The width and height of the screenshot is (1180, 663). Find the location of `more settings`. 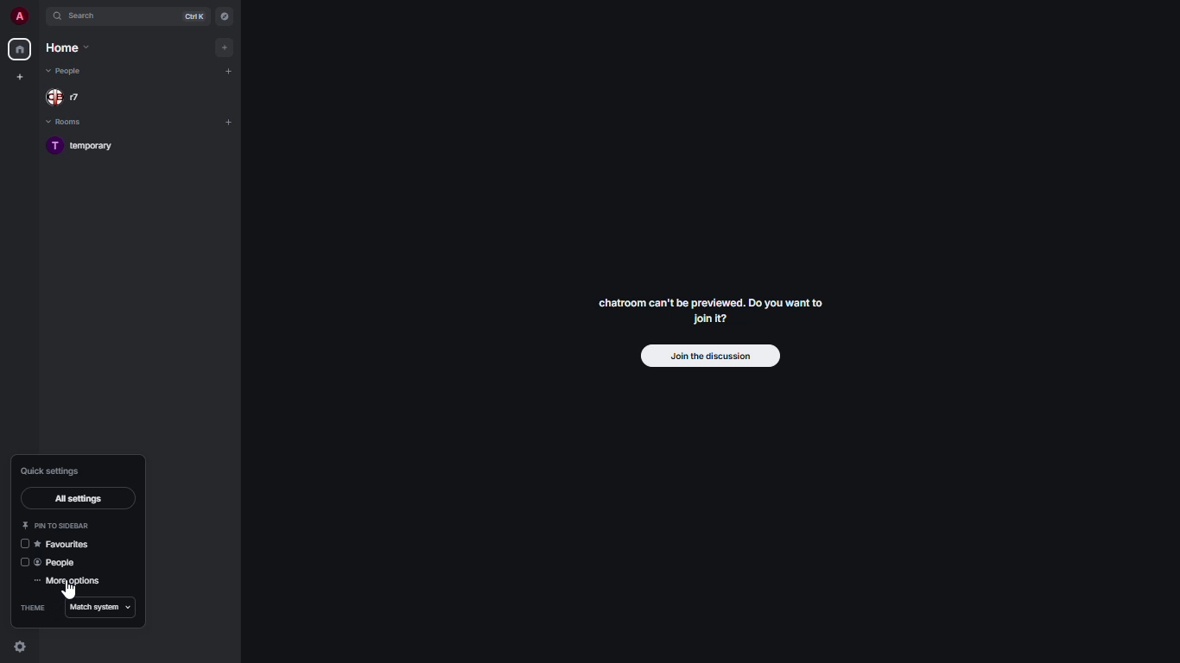

more settings is located at coordinates (71, 582).